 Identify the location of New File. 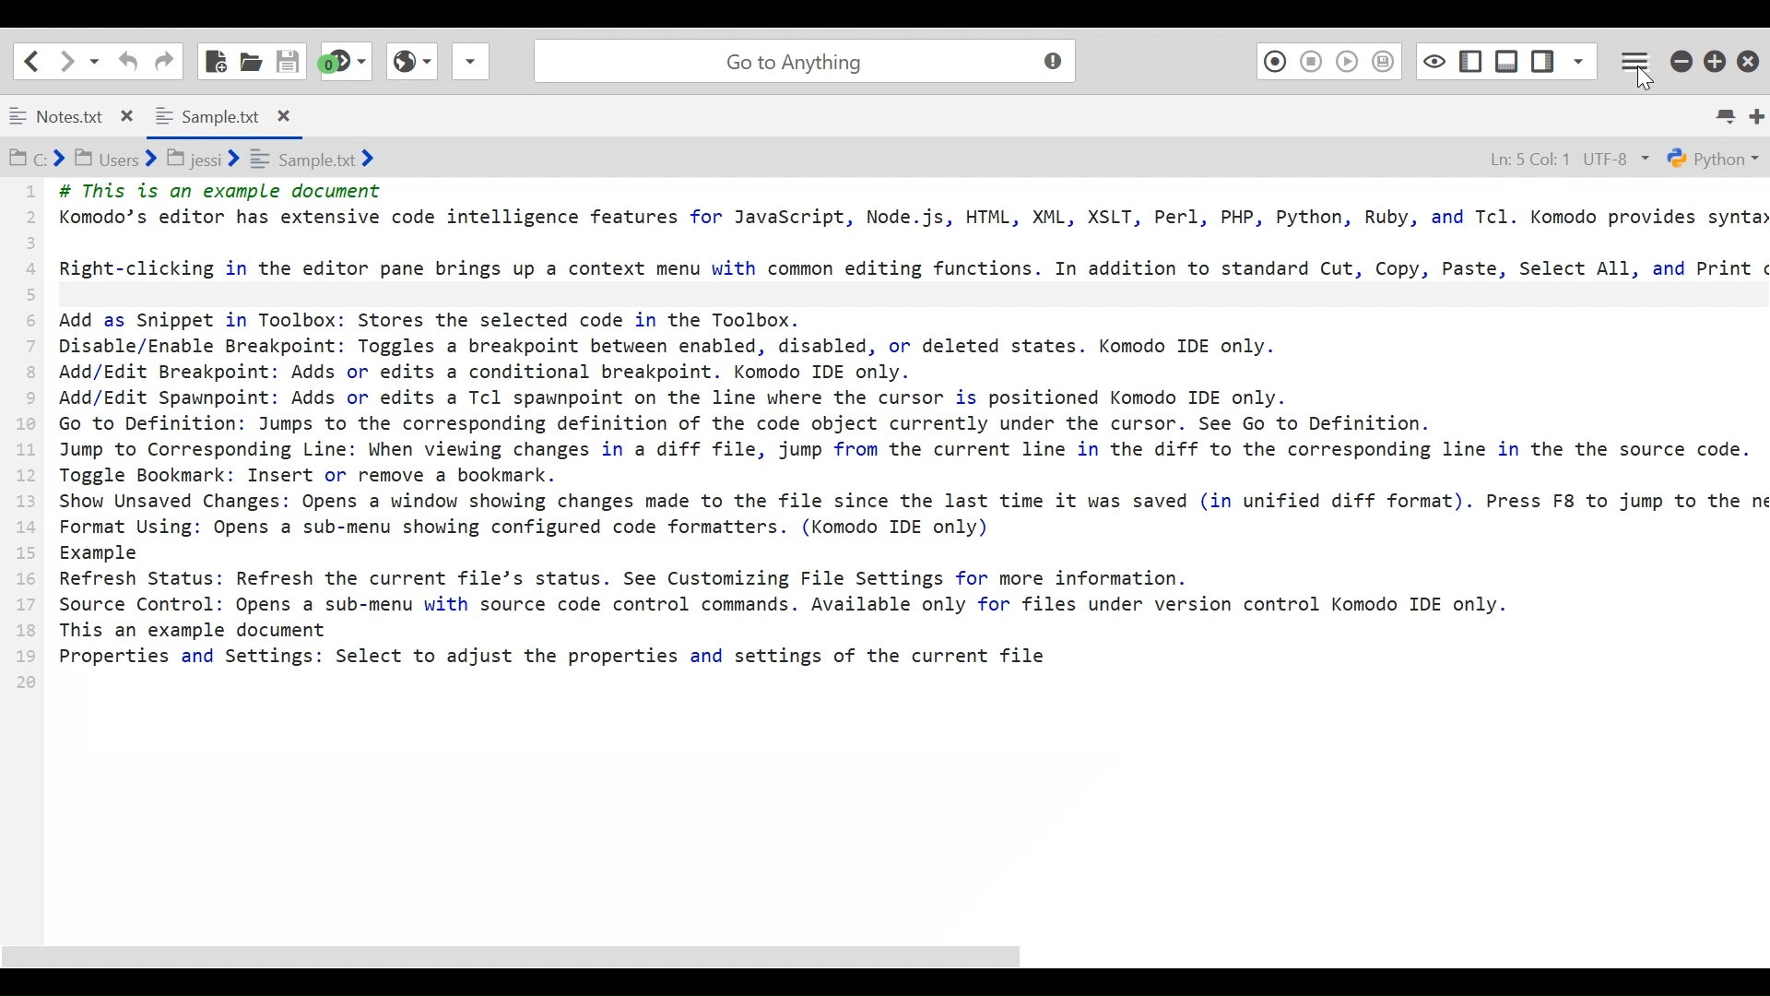
(214, 58).